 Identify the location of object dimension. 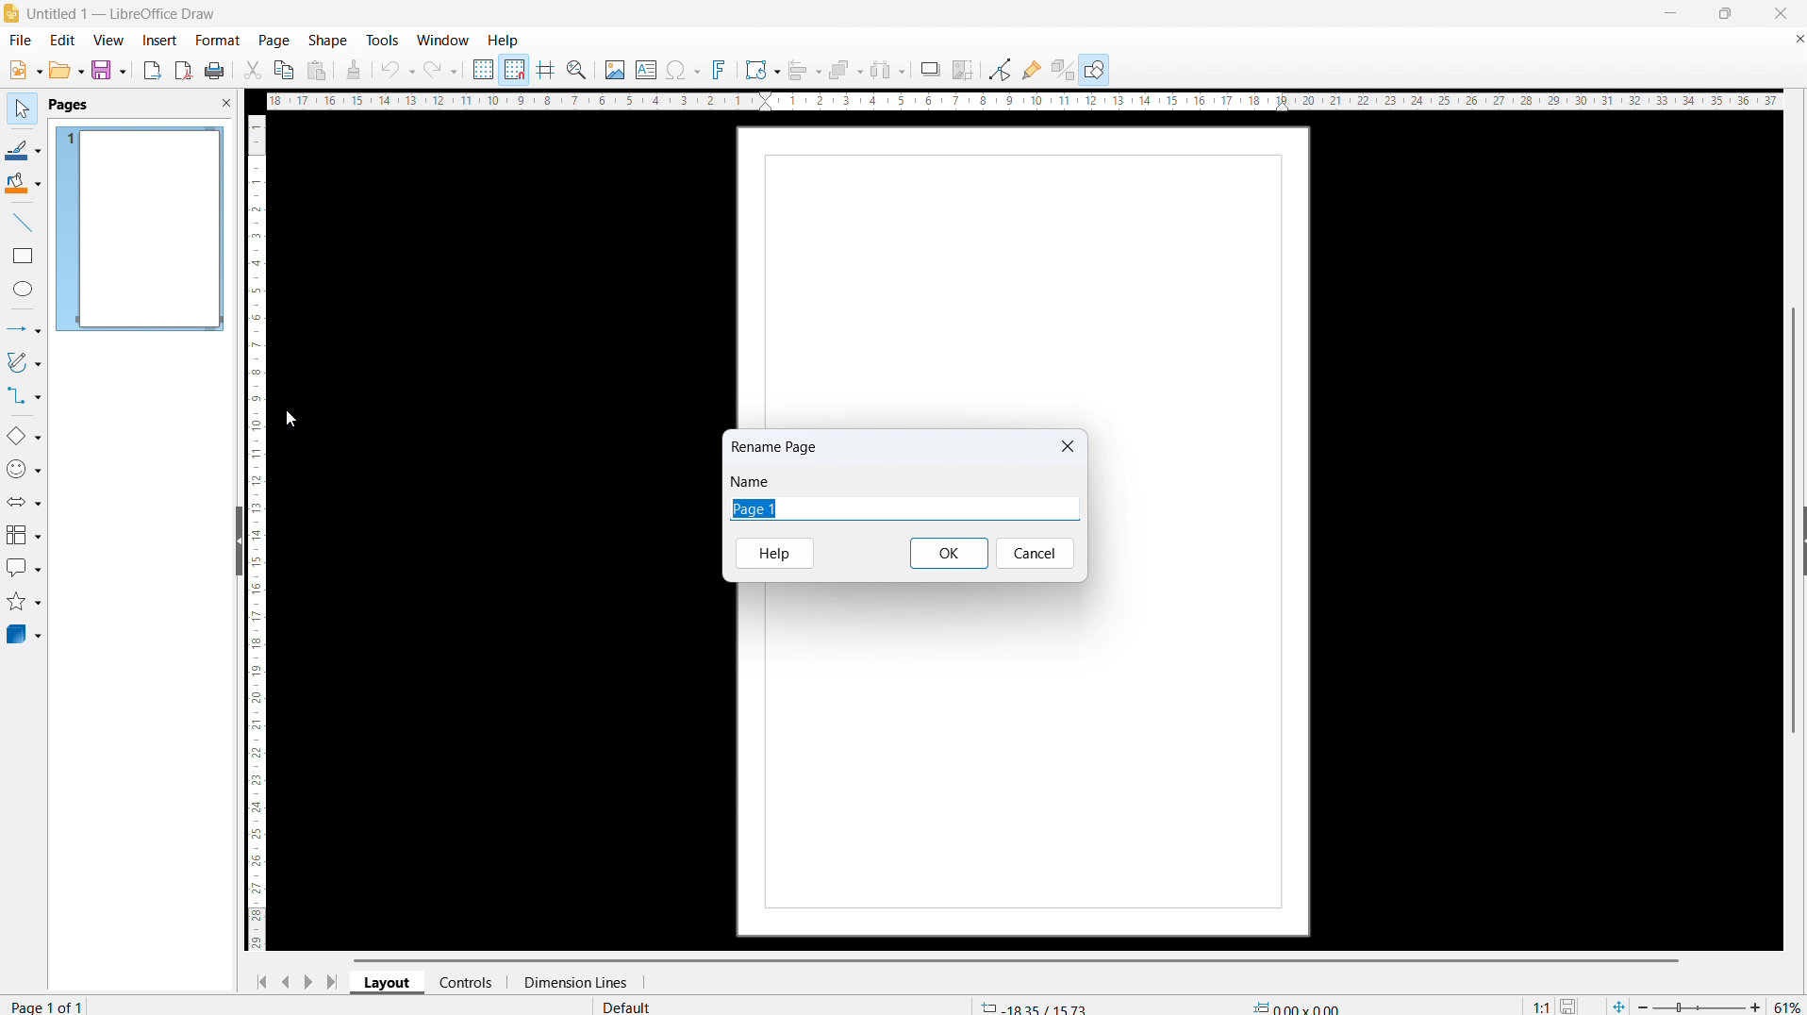
(1298, 1005).